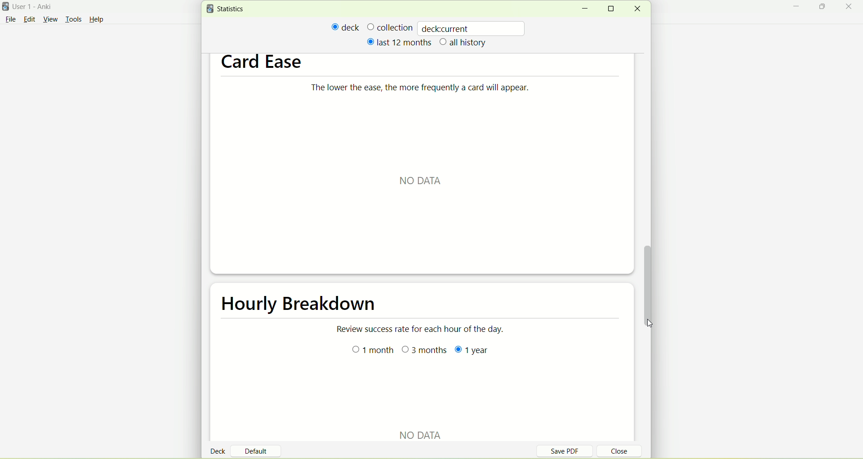 This screenshot has height=459, width=863. What do you see at coordinates (423, 181) in the screenshot?
I see `NO DATA` at bounding box center [423, 181].